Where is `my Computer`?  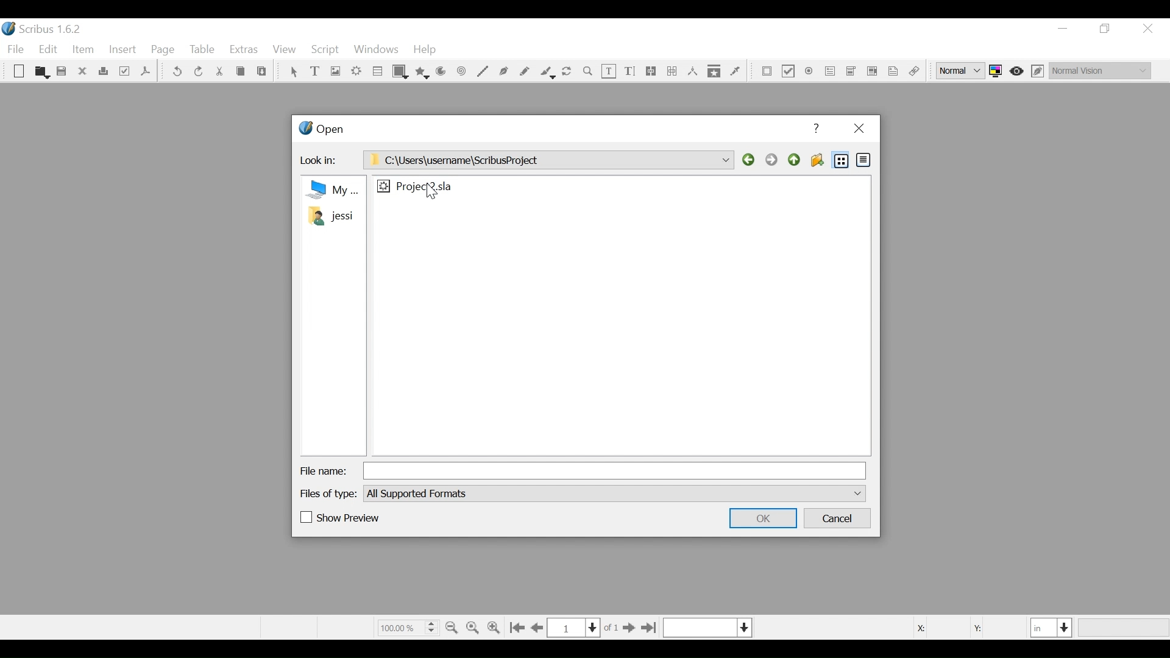
my Computer is located at coordinates (331, 189).